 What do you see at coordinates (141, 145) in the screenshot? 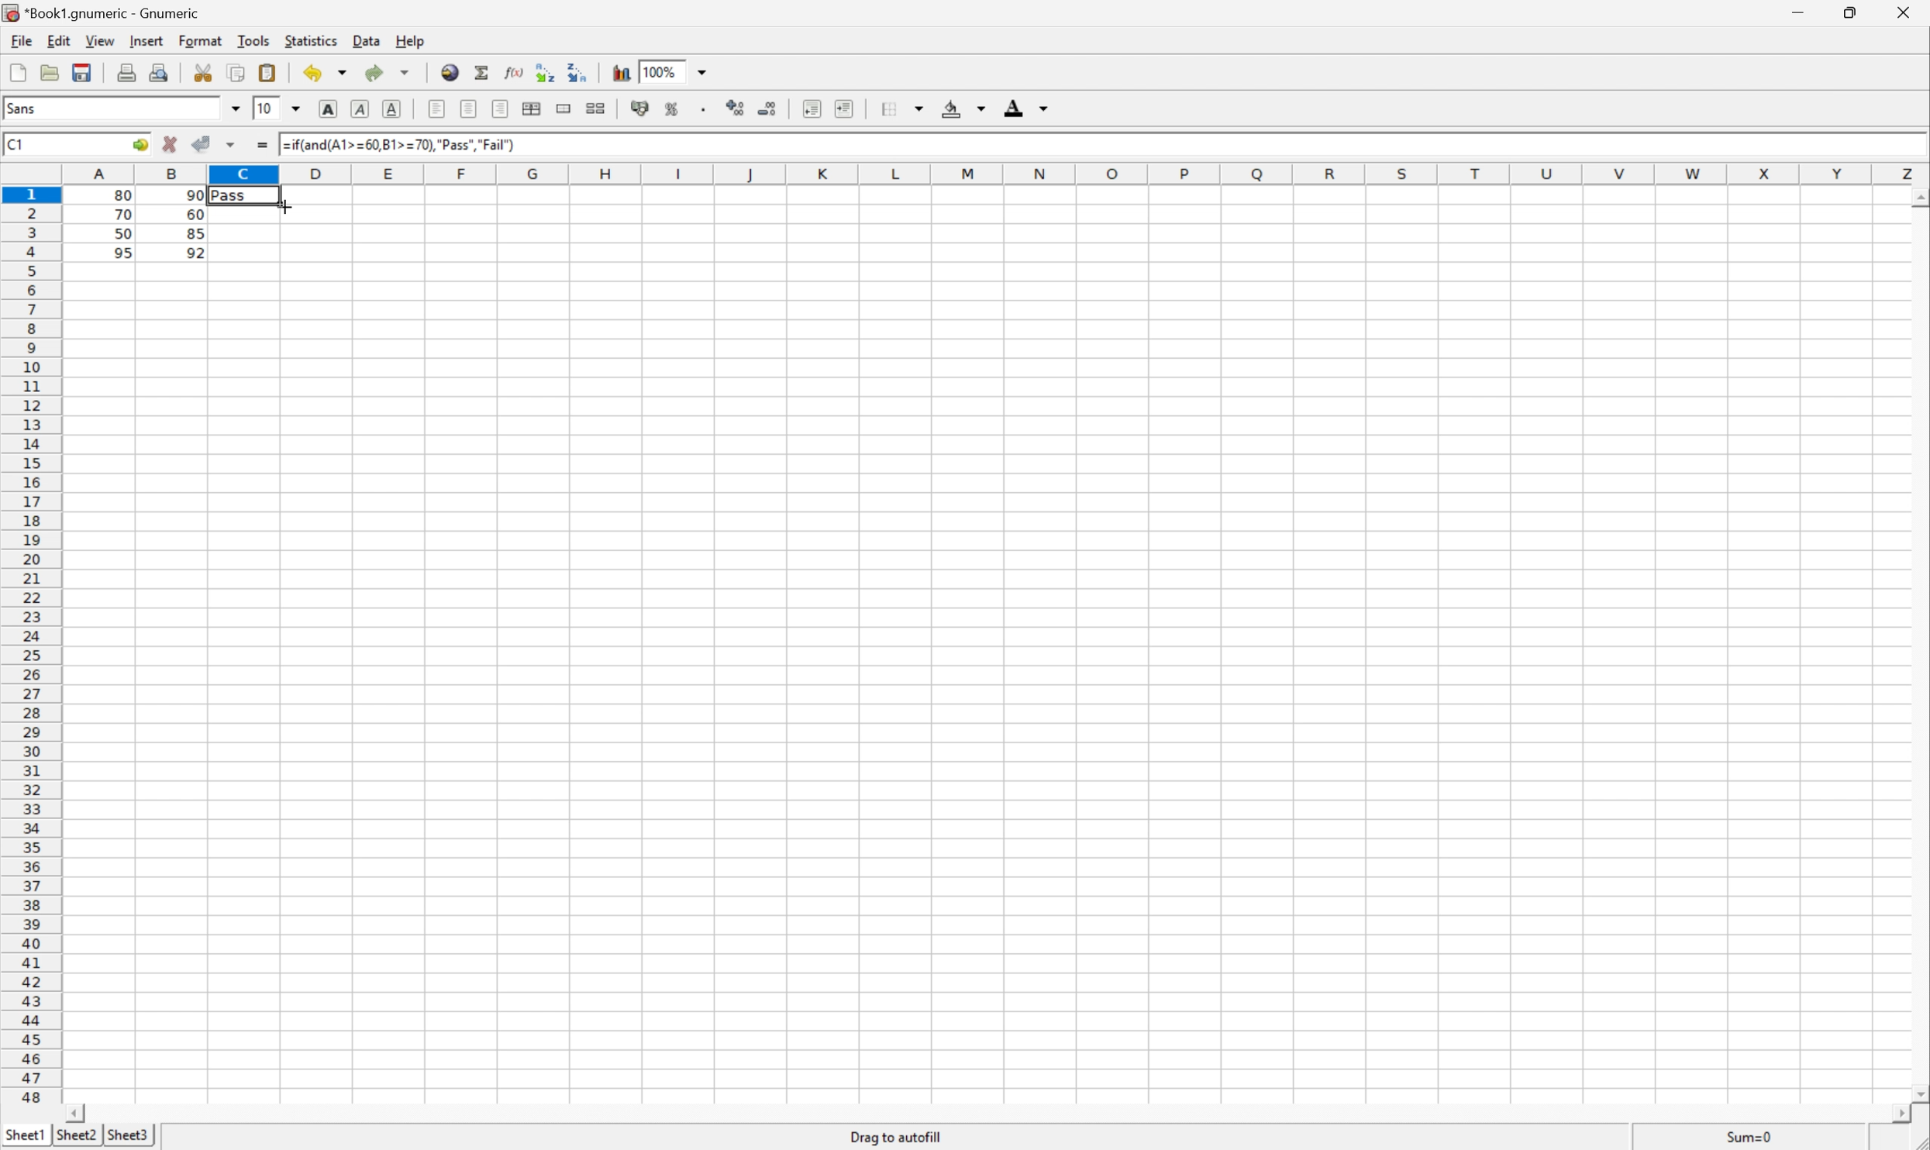
I see `Go to...` at bounding box center [141, 145].